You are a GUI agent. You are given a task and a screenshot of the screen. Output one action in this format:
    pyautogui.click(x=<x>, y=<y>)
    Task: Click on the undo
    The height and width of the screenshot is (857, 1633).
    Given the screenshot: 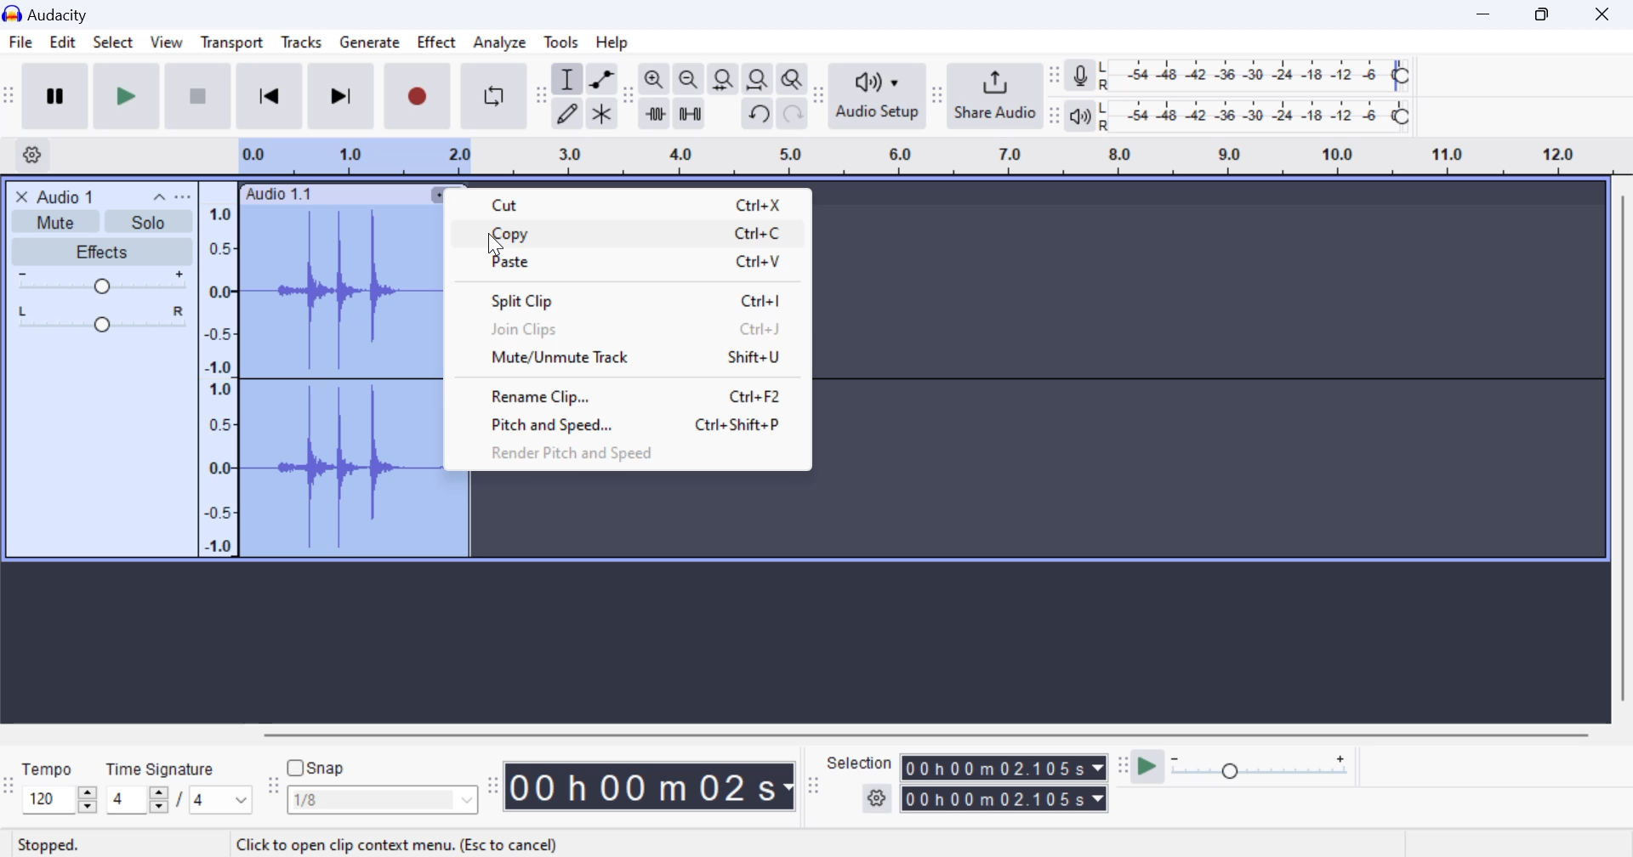 What is the action you would take?
    pyautogui.click(x=760, y=114)
    